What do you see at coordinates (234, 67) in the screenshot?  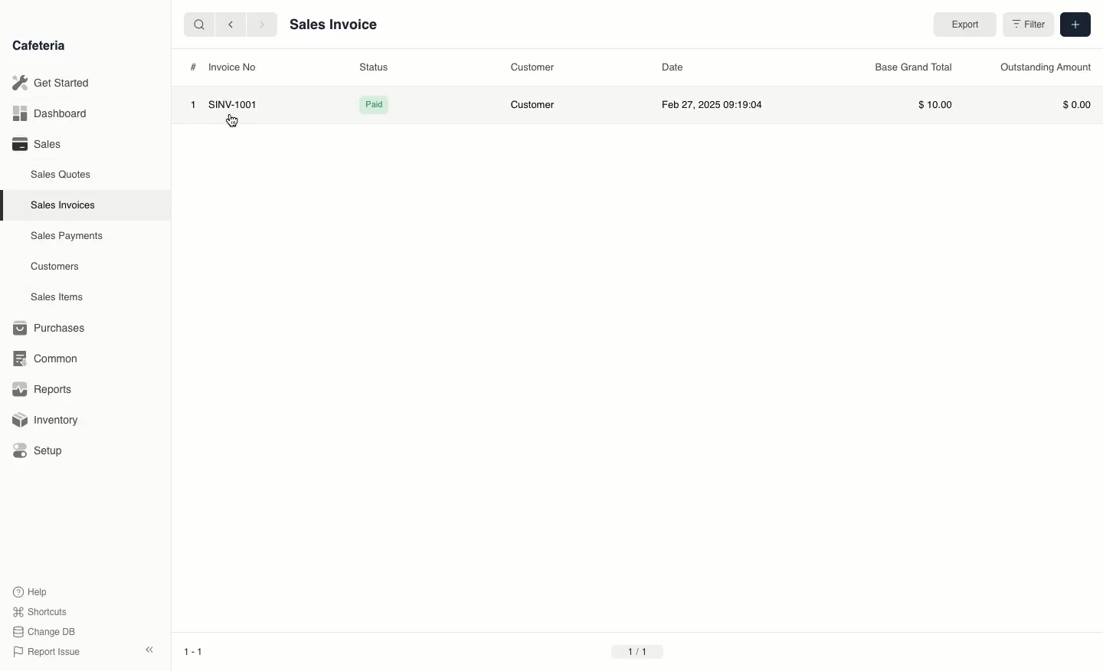 I see `Invoice No` at bounding box center [234, 67].